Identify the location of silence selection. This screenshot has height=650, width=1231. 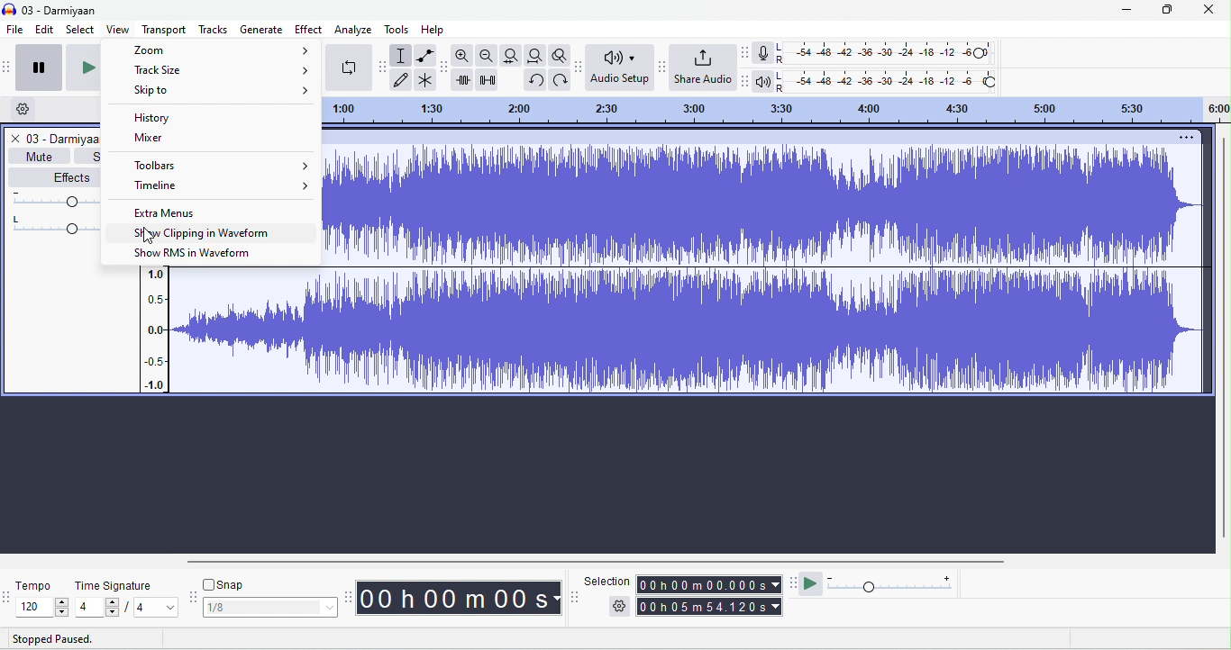
(490, 81).